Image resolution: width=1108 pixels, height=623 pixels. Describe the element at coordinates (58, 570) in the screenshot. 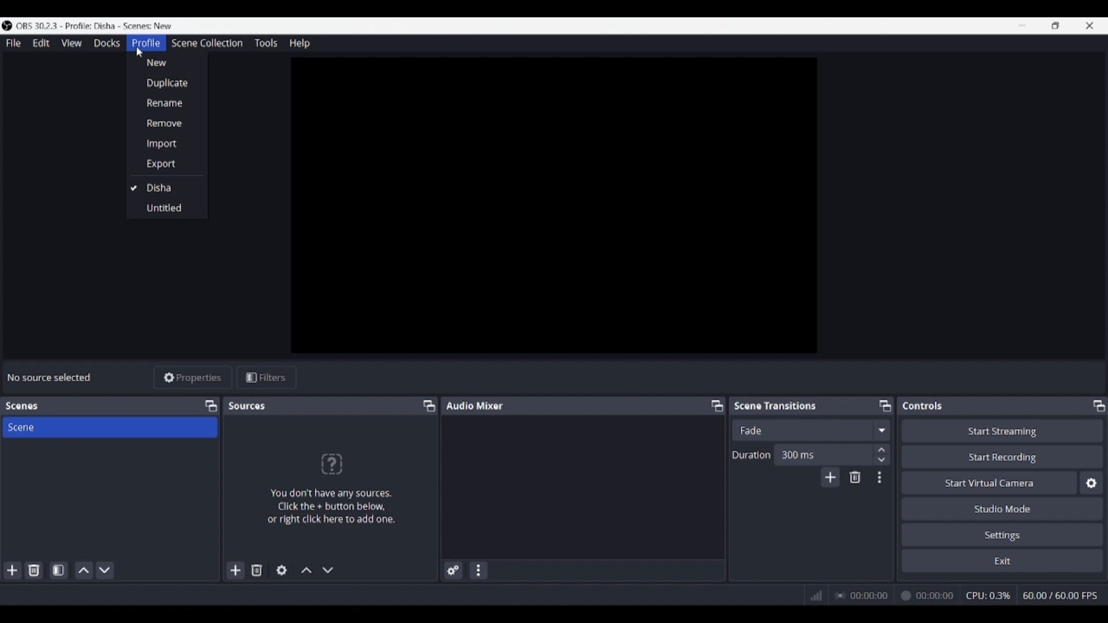

I see `Open scene filters` at that location.